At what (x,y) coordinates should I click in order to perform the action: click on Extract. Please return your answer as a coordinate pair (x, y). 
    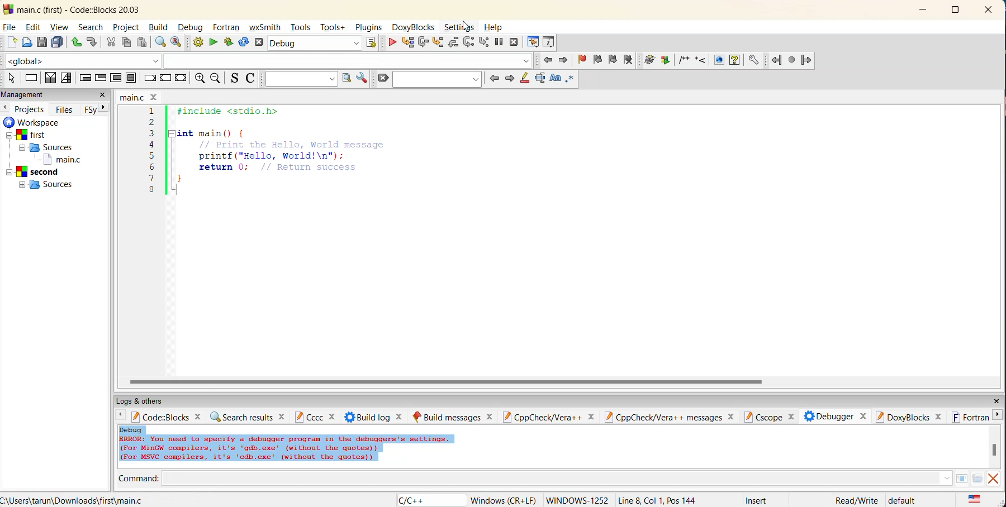
    Looking at the image, I should click on (665, 61).